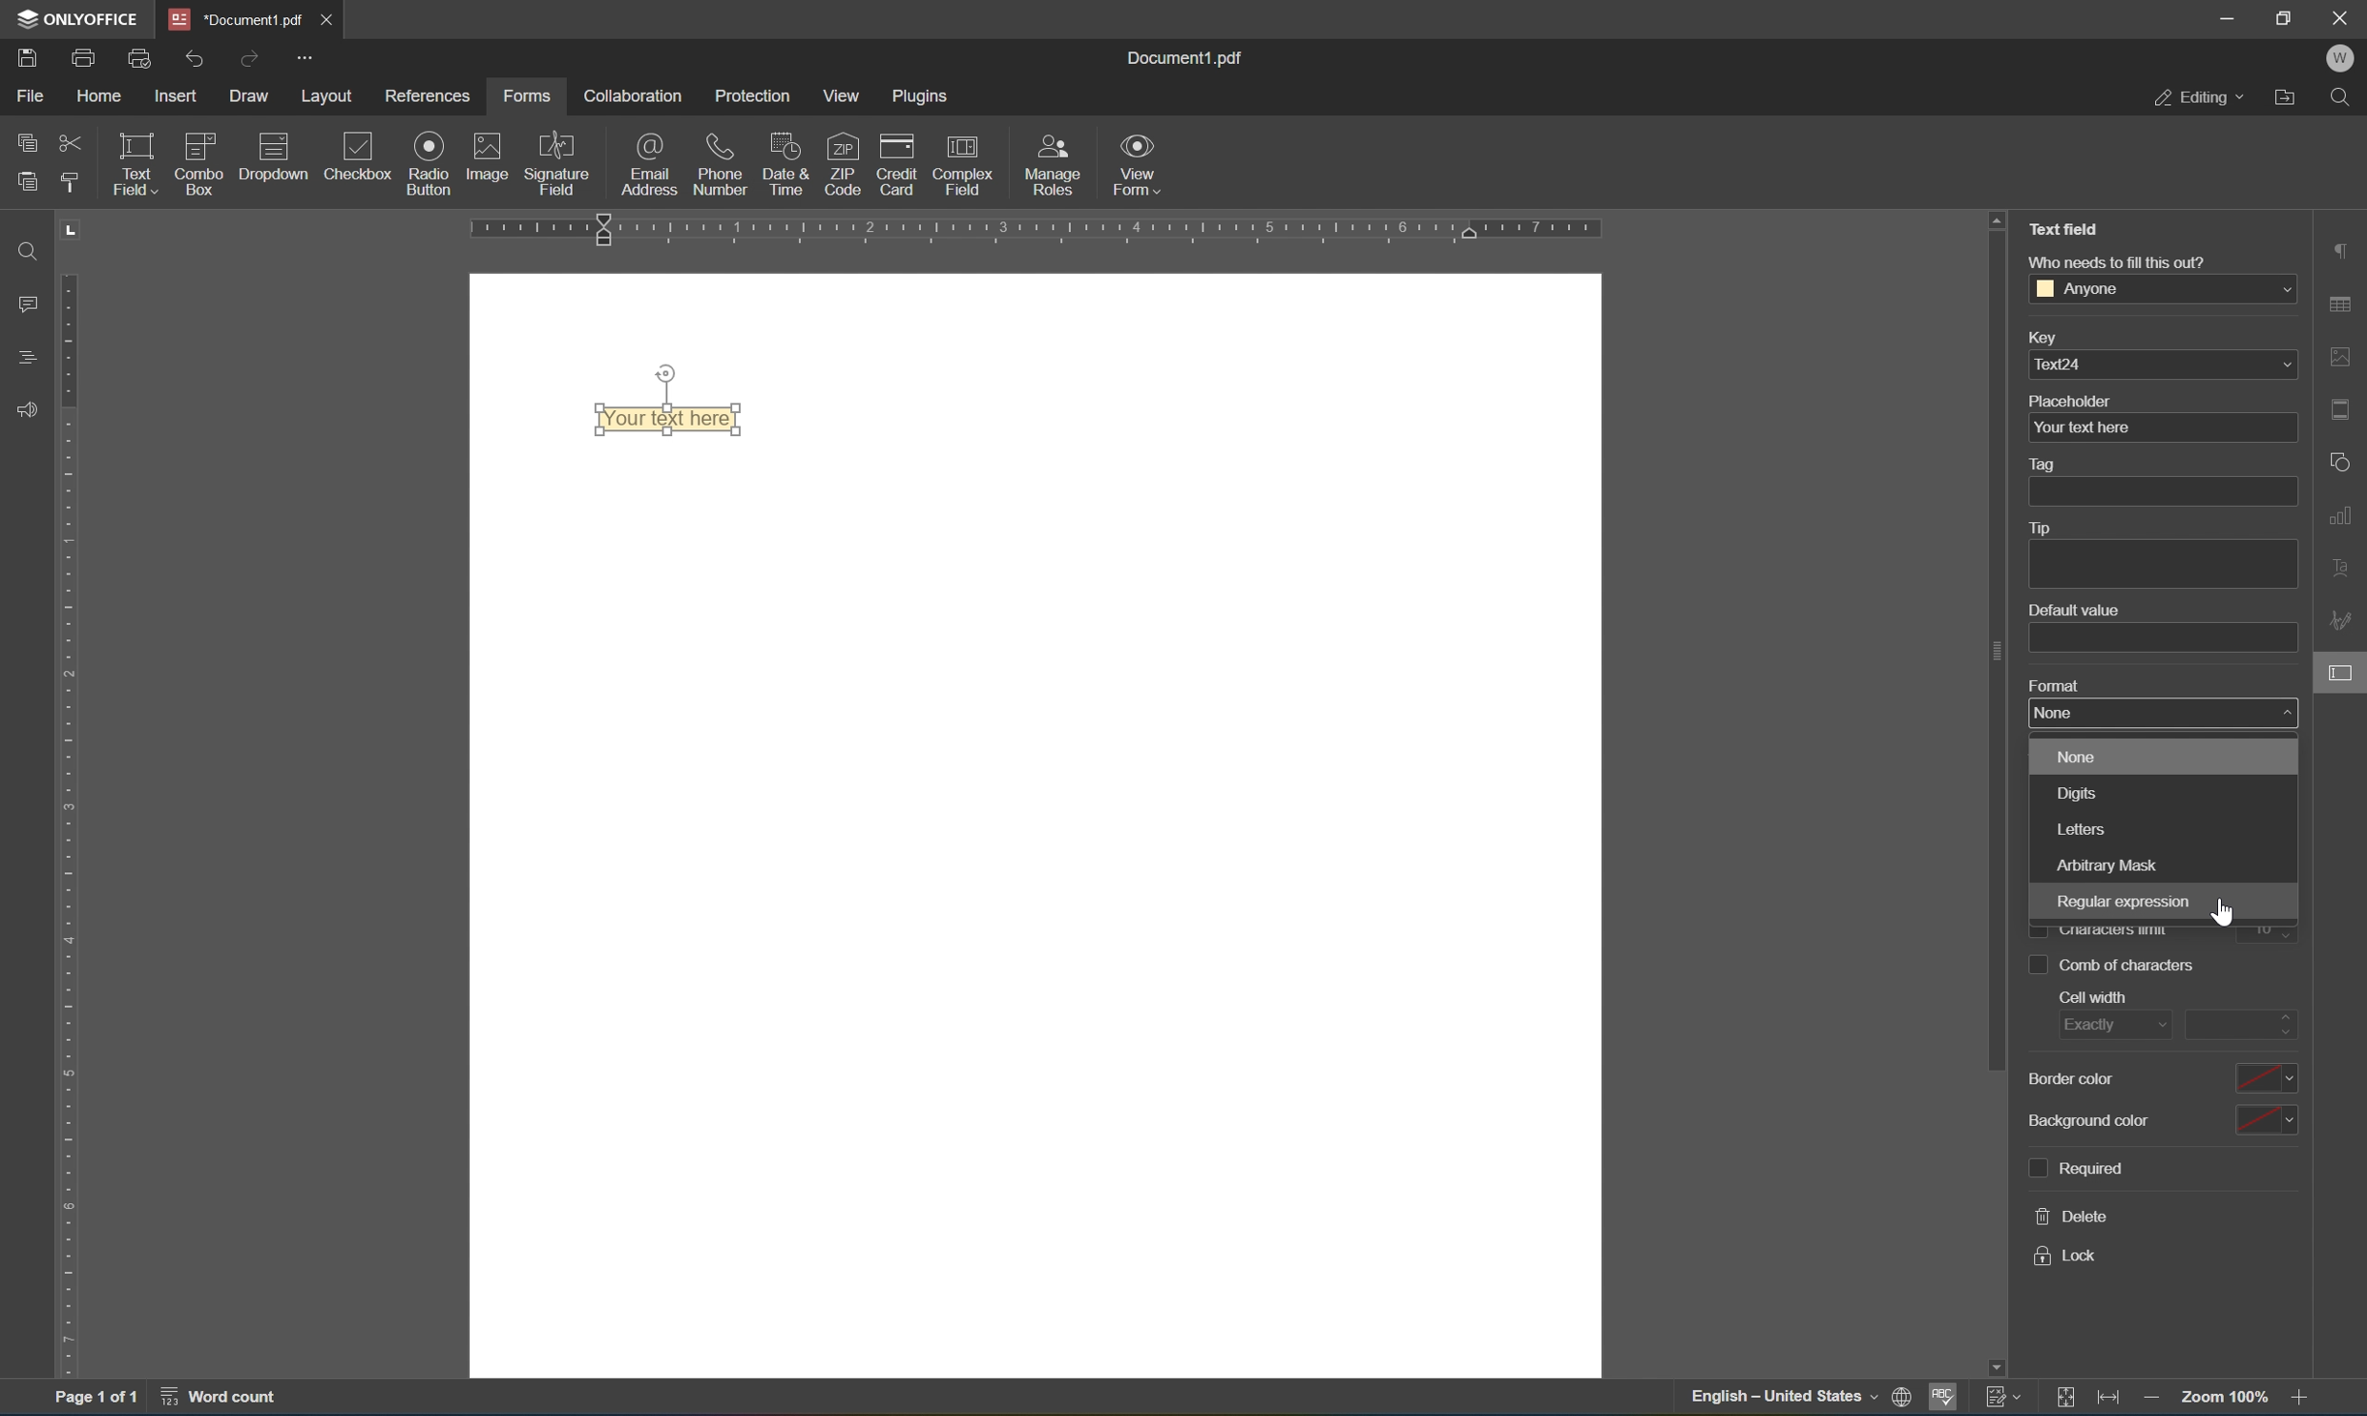  What do you see at coordinates (2113, 963) in the screenshot?
I see `comb of characters` at bounding box center [2113, 963].